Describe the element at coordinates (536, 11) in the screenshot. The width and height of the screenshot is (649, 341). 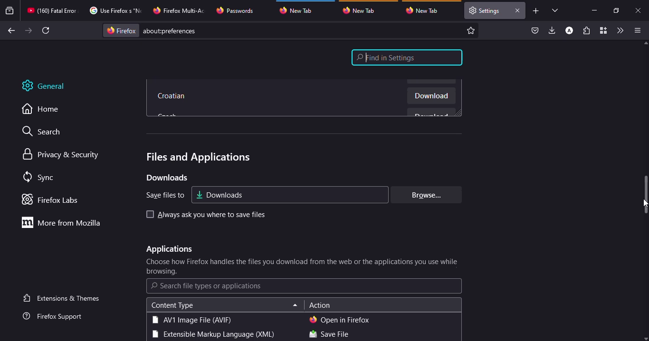
I see `add tab` at that location.